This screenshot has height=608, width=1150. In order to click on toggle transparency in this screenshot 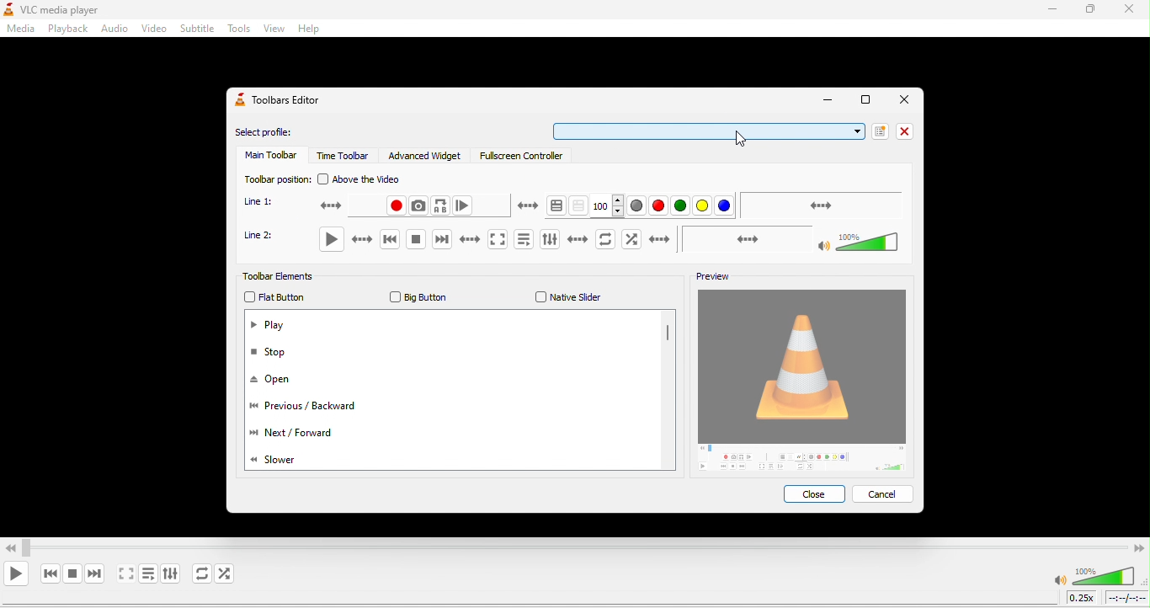, I will do `click(580, 205)`.